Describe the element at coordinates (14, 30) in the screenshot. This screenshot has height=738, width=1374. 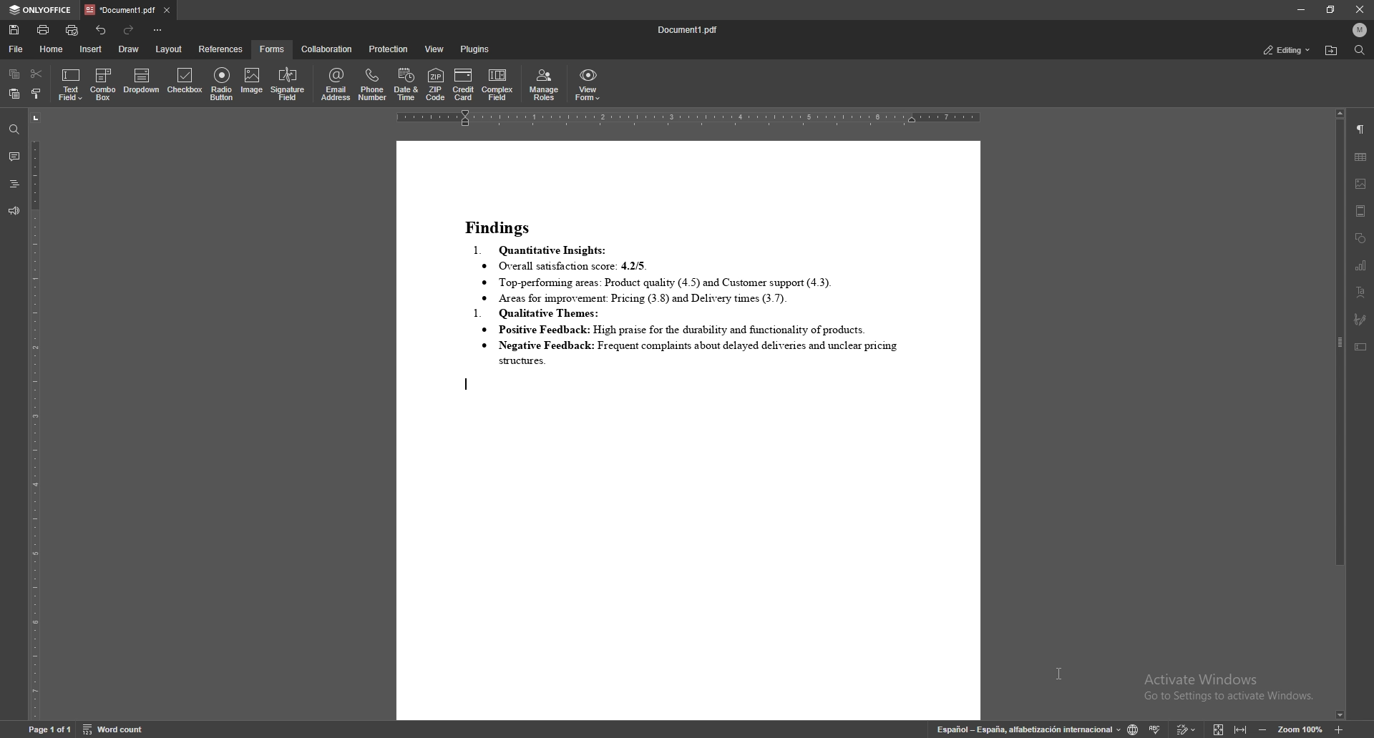
I see `save` at that location.